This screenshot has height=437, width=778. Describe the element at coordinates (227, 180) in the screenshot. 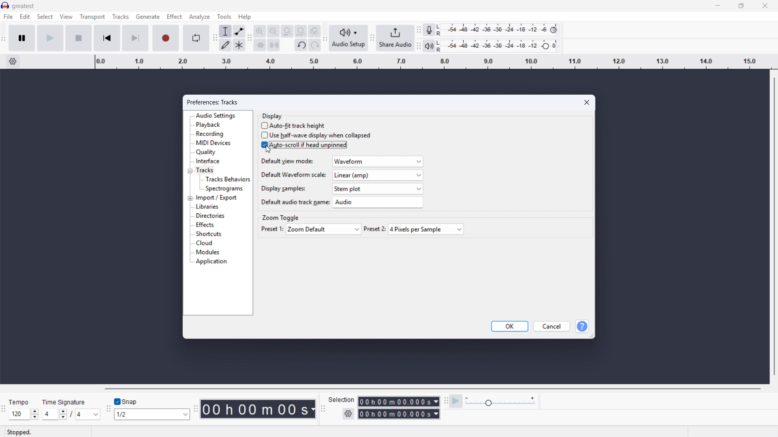

I see `Tracks behaviours ` at that location.